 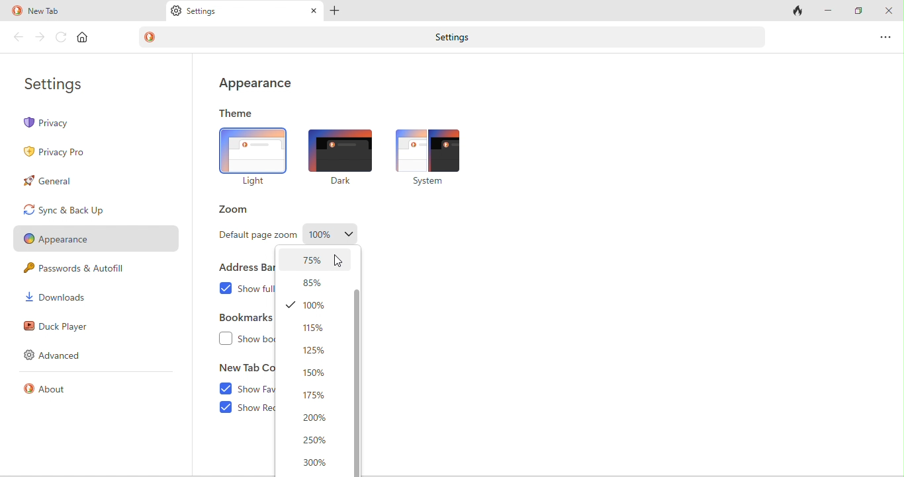 What do you see at coordinates (65, 12) in the screenshot?
I see `new tab` at bounding box center [65, 12].